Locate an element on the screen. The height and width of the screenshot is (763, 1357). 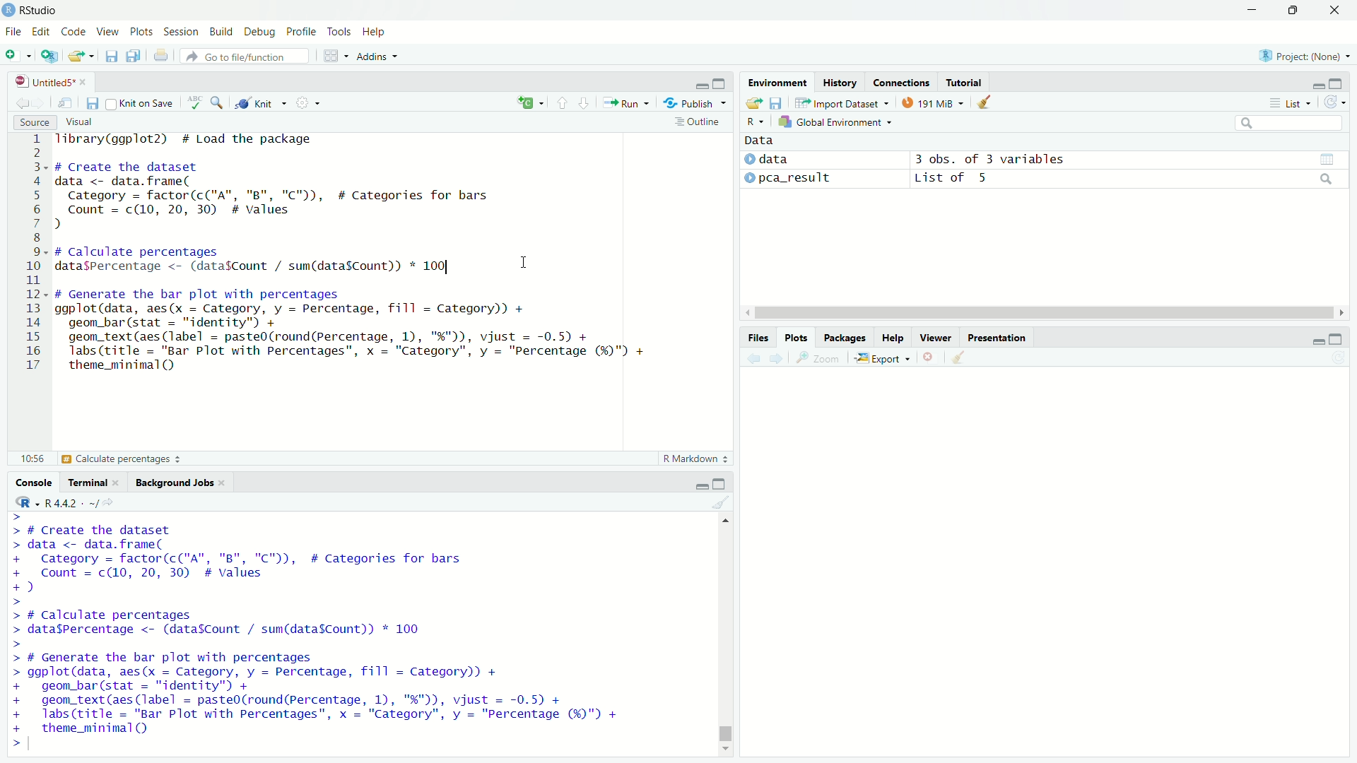
R language is located at coordinates (755, 122).